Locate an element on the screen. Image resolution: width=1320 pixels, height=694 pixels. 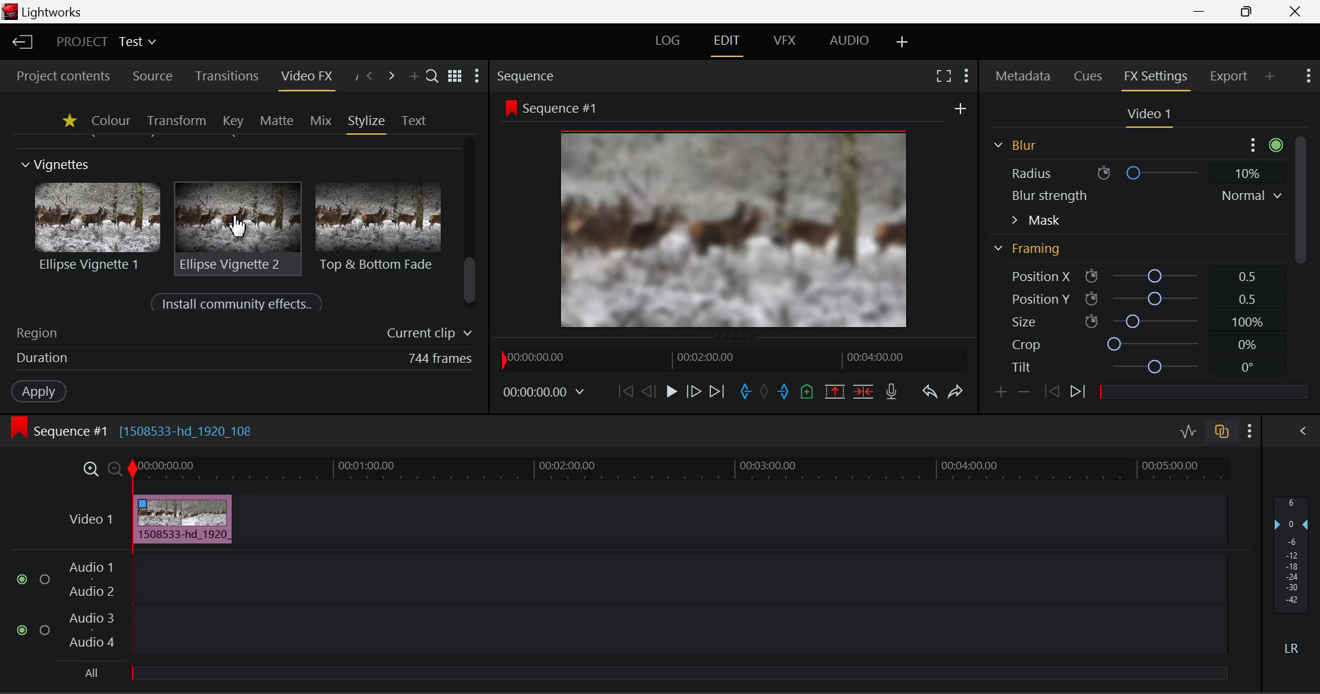
Previous Panel is located at coordinates (370, 76).